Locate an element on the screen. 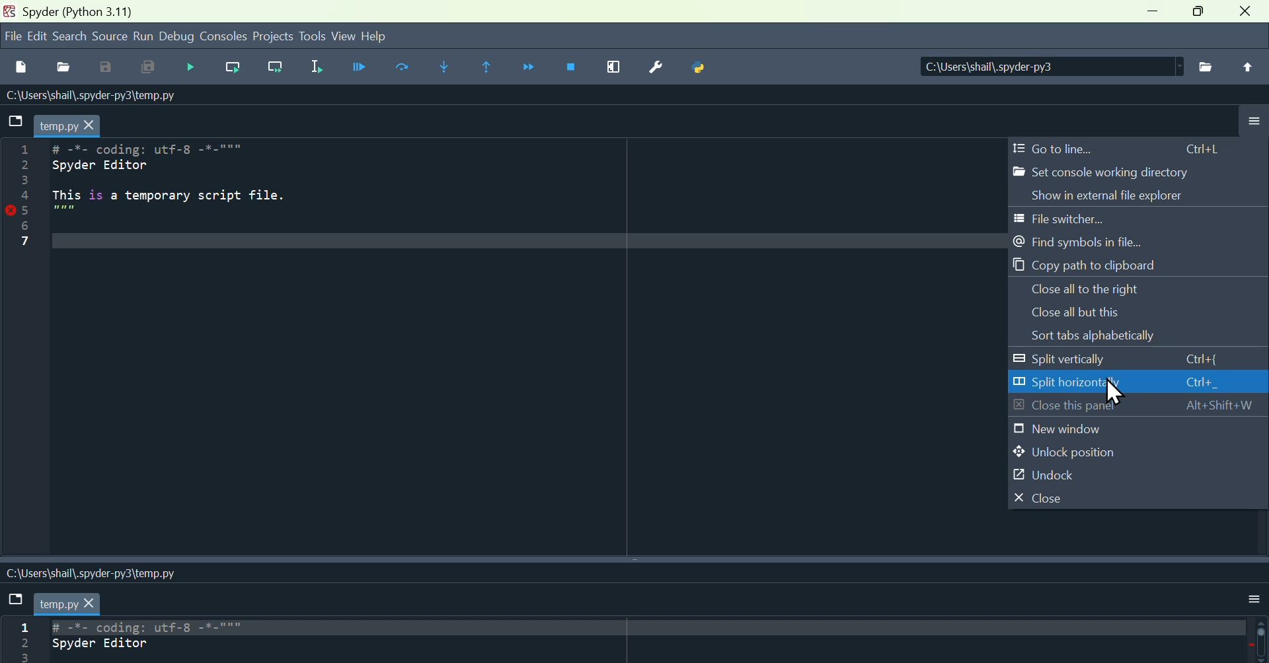 The image size is (1269, 663). New file is located at coordinates (21, 68).